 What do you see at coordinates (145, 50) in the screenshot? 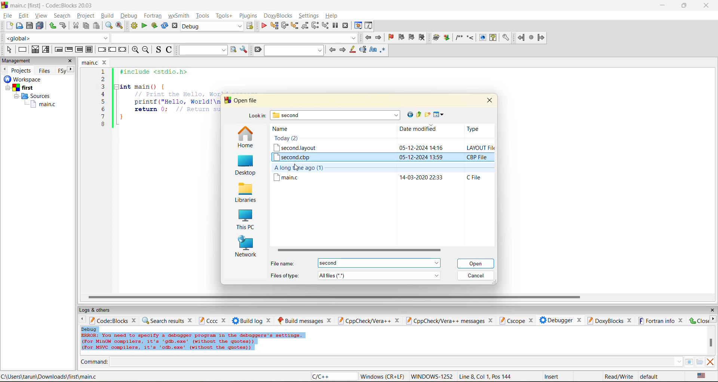
I see `zoom out` at bounding box center [145, 50].